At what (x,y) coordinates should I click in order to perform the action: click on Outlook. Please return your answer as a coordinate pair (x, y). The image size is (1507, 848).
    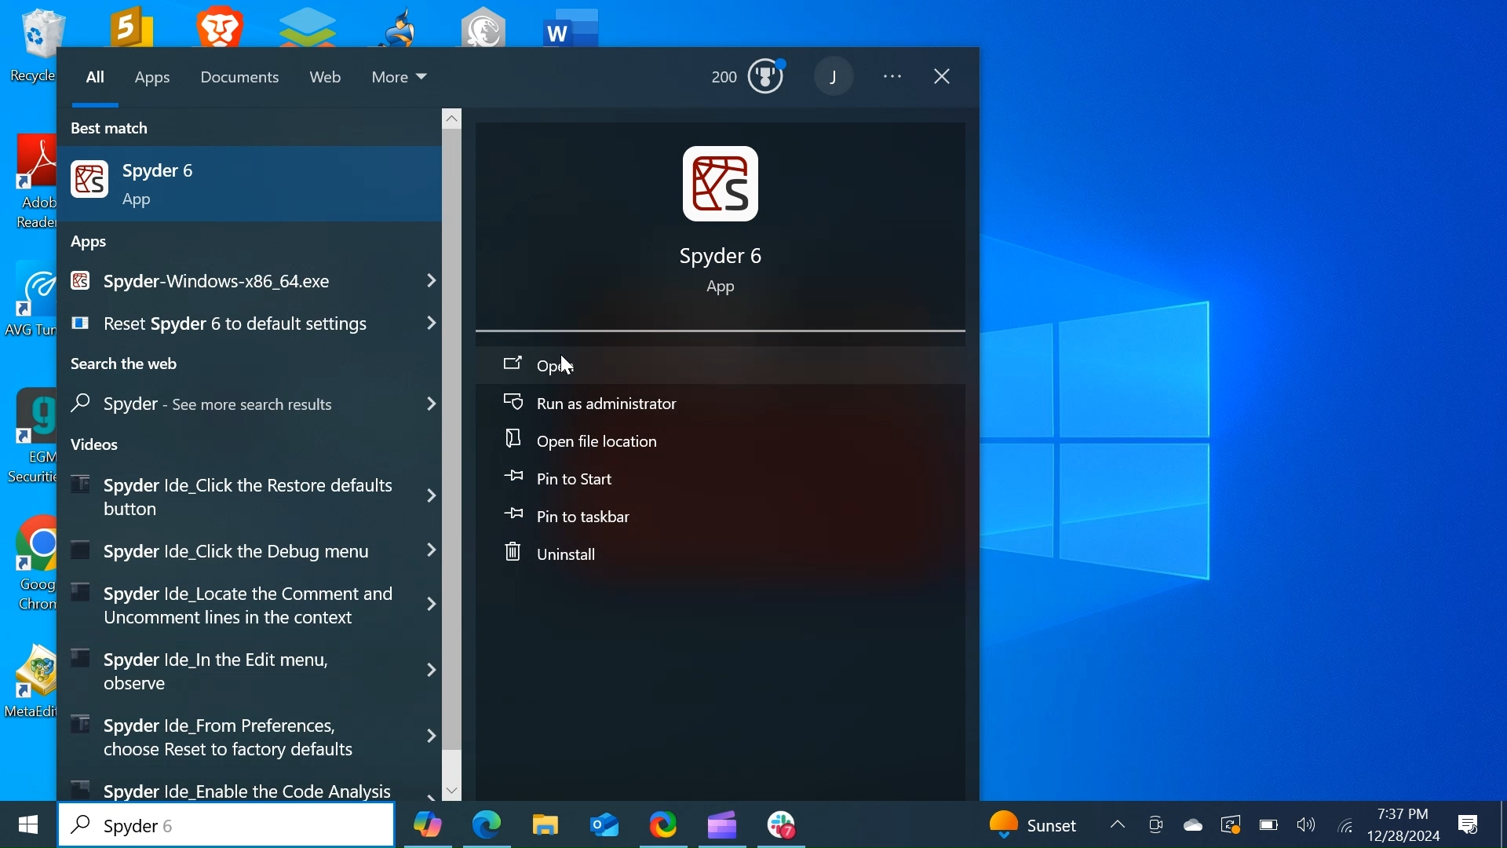
    Looking at the image, I should click on (604, 824).